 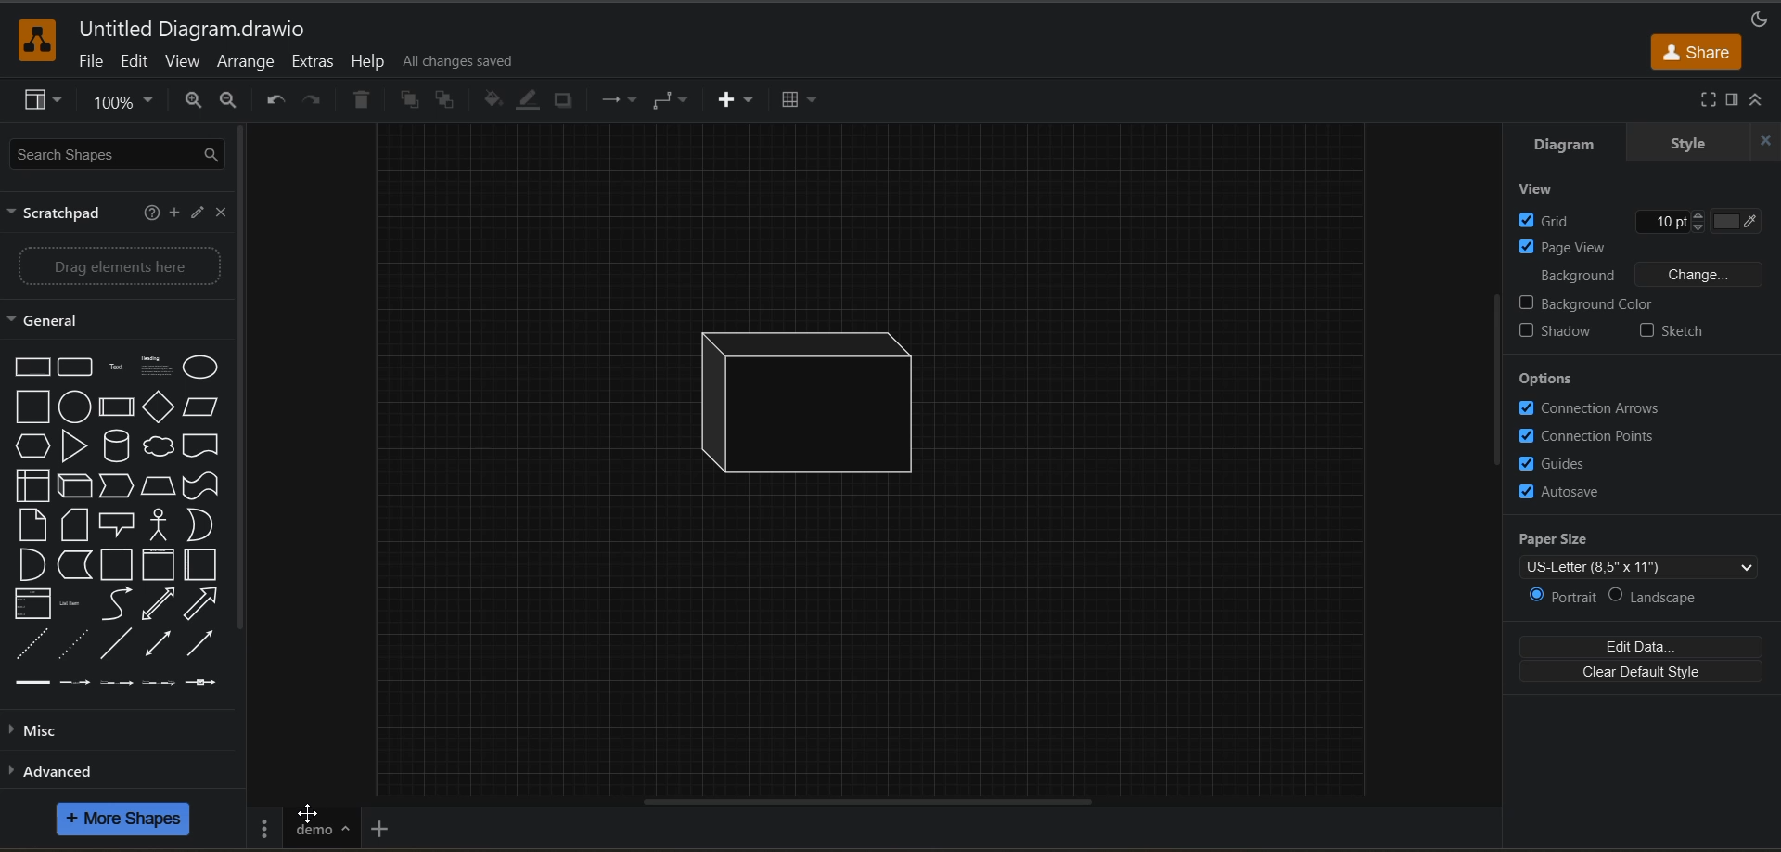 What do you see at coordinates (1700, 54) in the screenshot?
I see `share` at bounding box center [1700, 54].